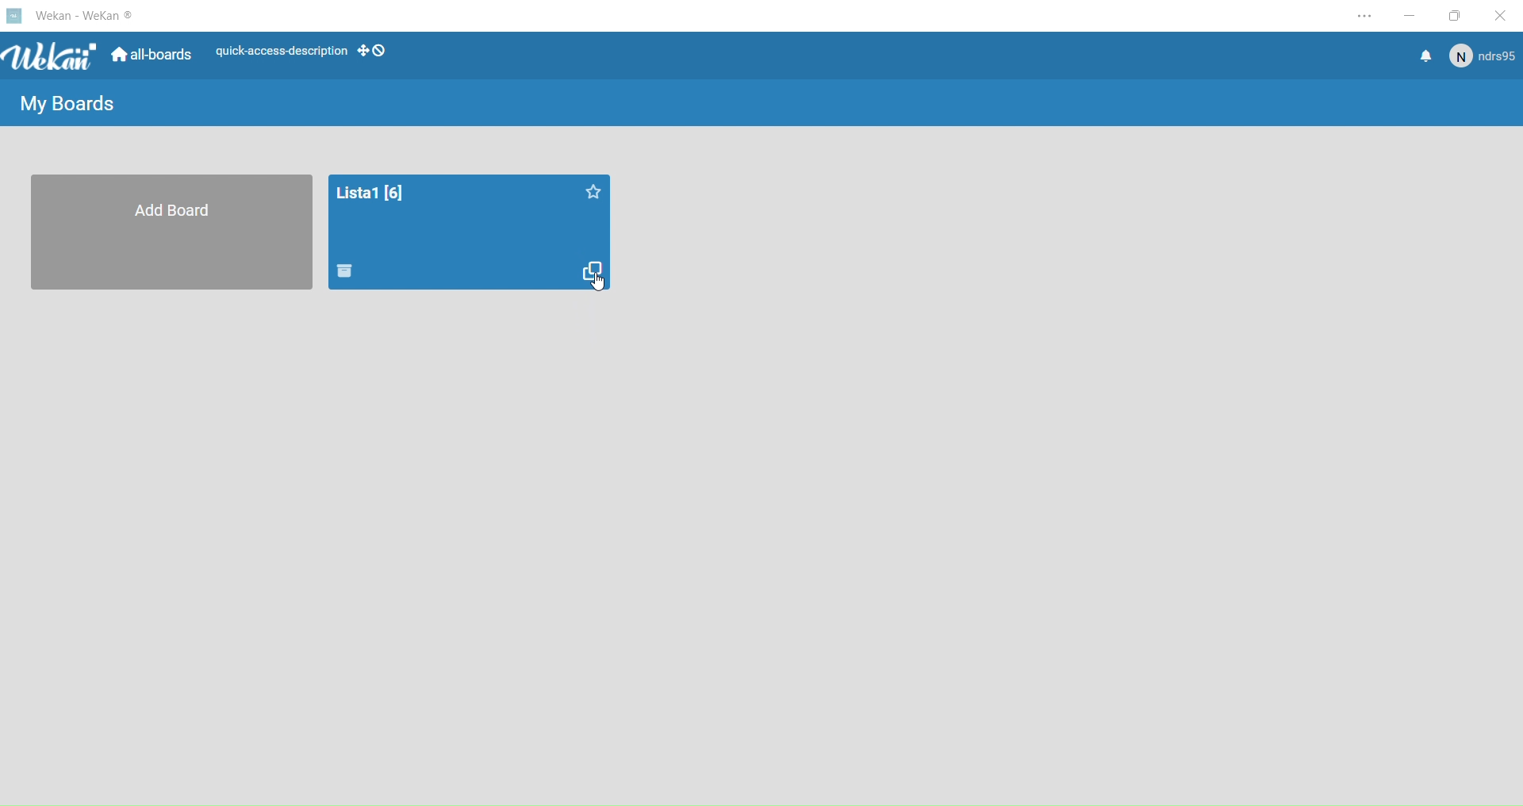  What do you see at coordinates (598, 282) in the screenshot?
I see `cursor` at bounding box center [598, 282].